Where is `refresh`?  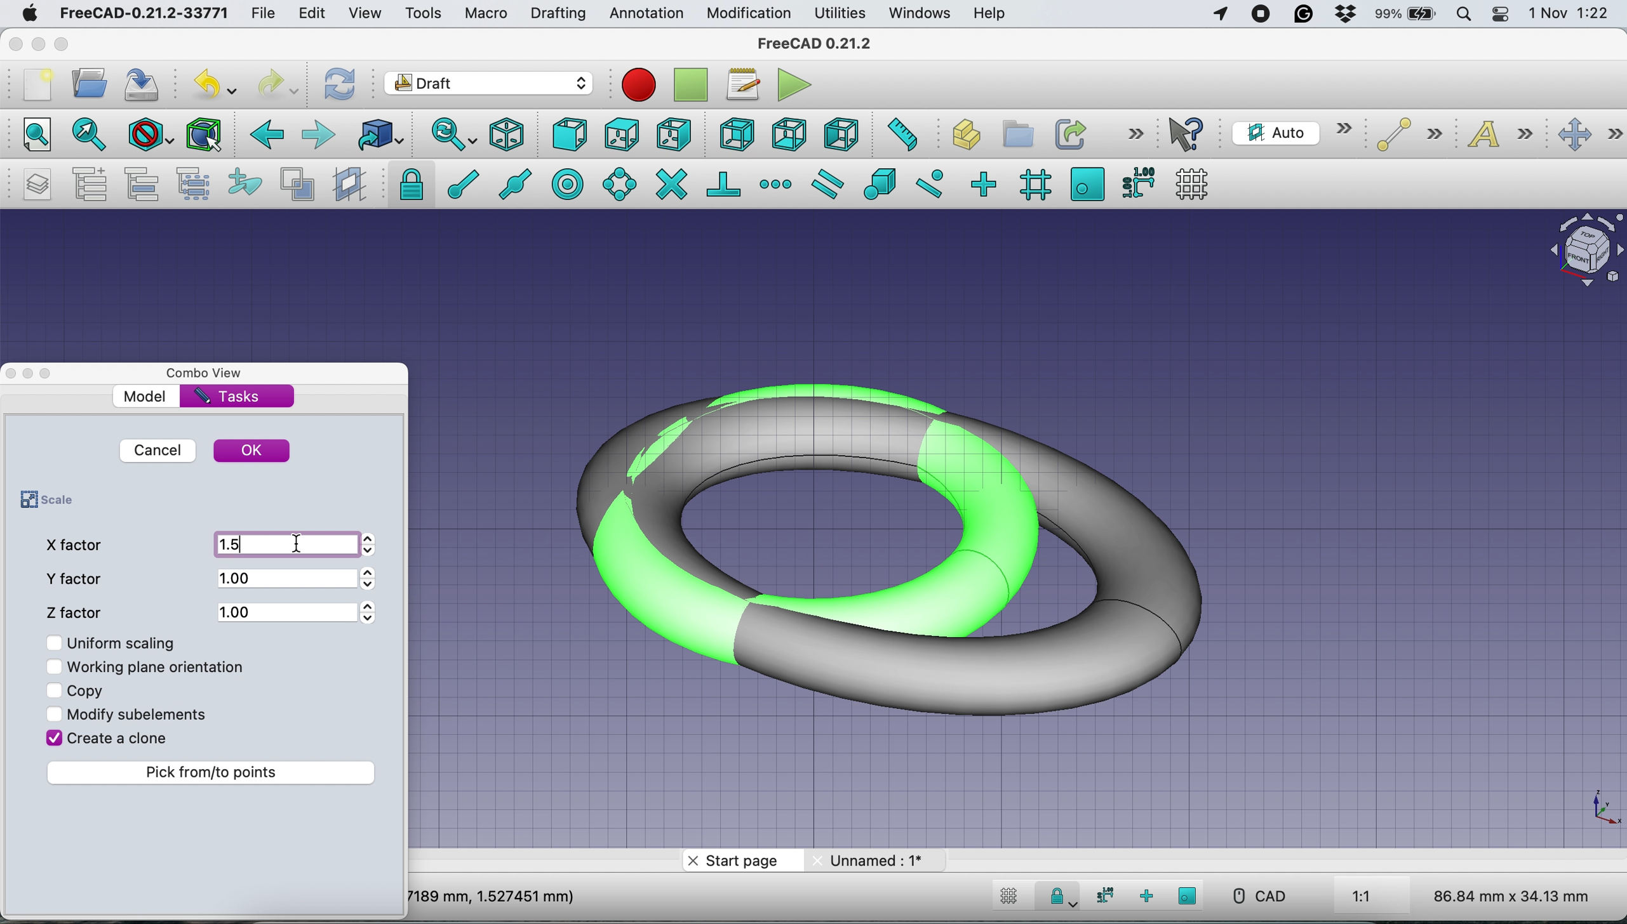 refresh is located at coordinates (341, 85).